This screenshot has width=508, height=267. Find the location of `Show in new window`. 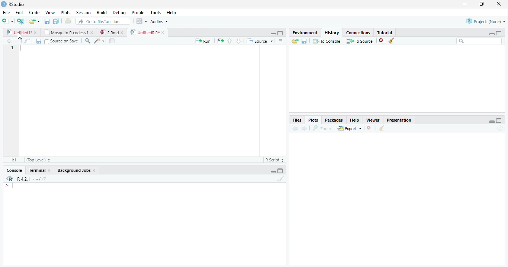

Show in new window is located at coordinates (28, 41).